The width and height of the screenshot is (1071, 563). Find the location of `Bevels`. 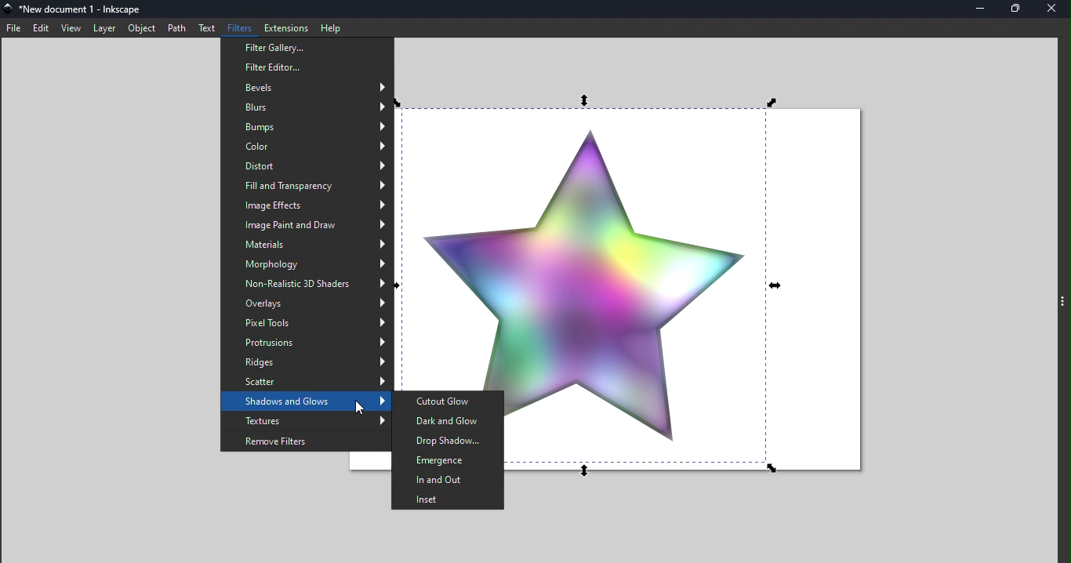

Bevels is located at coordinates (307, 87).